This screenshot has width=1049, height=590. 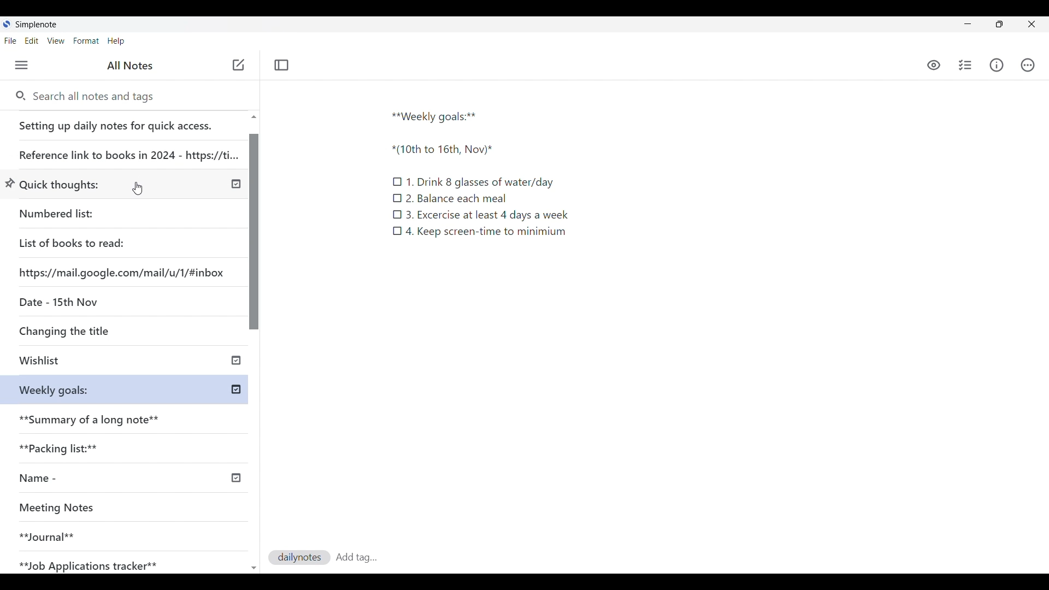 What do you see at coordinates (968, 23) in the screenshot?
I see `Minimize` at bounding box center [968, 23].